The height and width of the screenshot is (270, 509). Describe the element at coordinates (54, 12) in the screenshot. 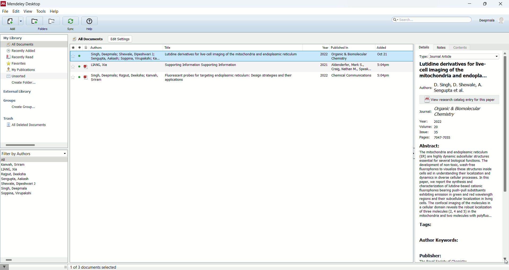

I see `help` at that location.